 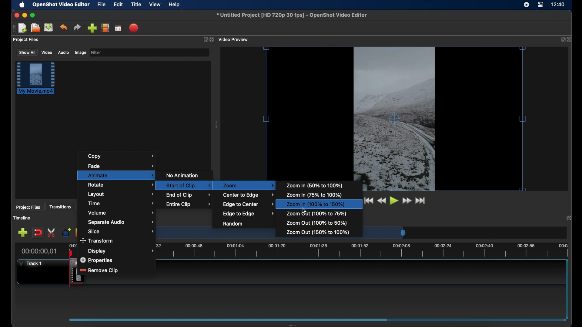 I want to click on previous marker, so click(x=77, y=232).